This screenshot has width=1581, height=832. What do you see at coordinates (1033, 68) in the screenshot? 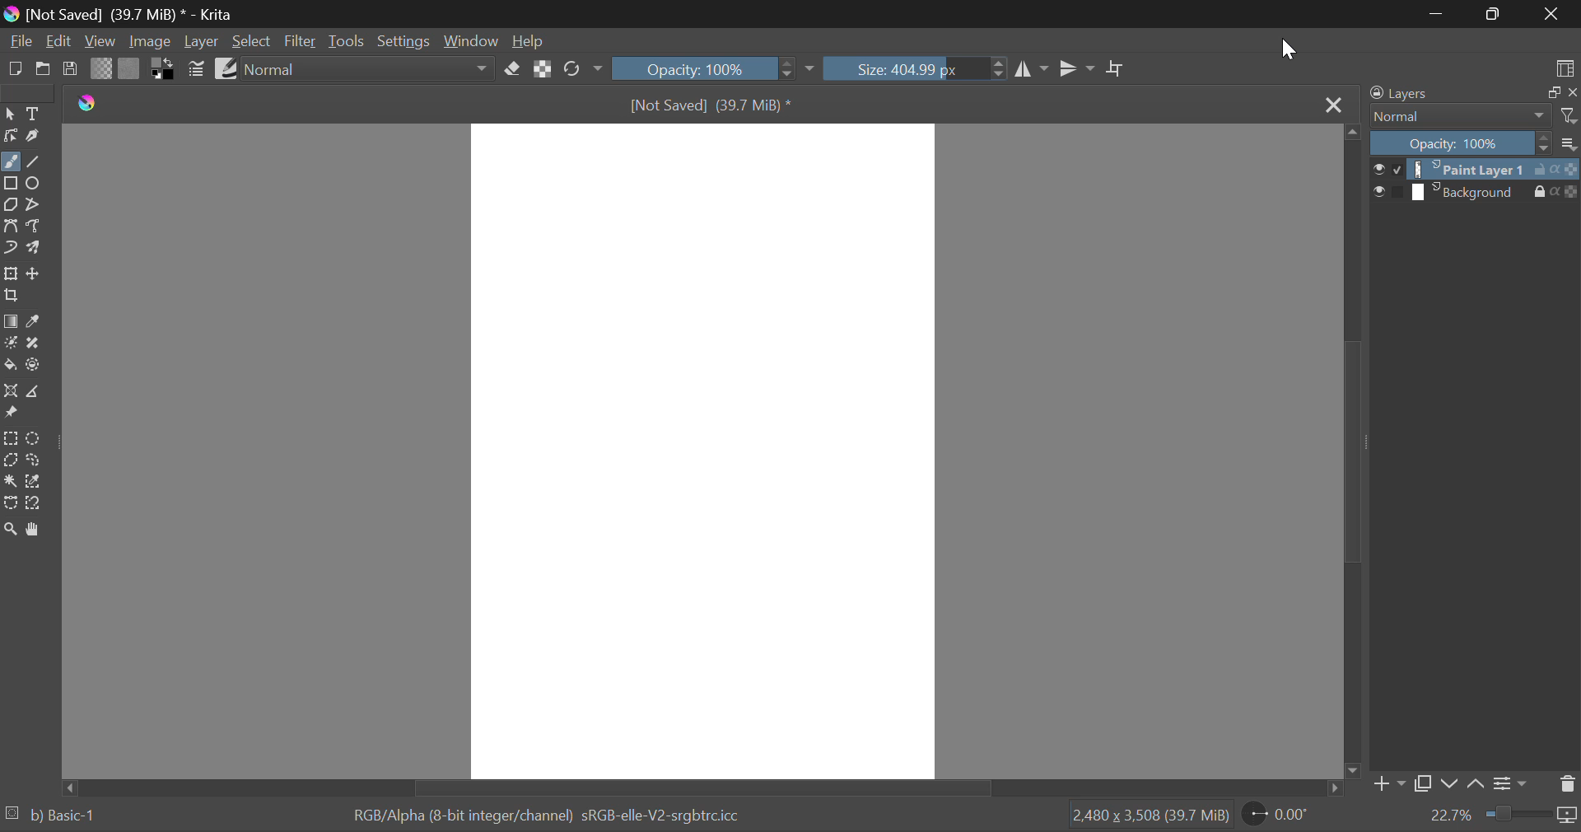
I see `Vertical Mirror Flip` at bounding box center [1033, 68].